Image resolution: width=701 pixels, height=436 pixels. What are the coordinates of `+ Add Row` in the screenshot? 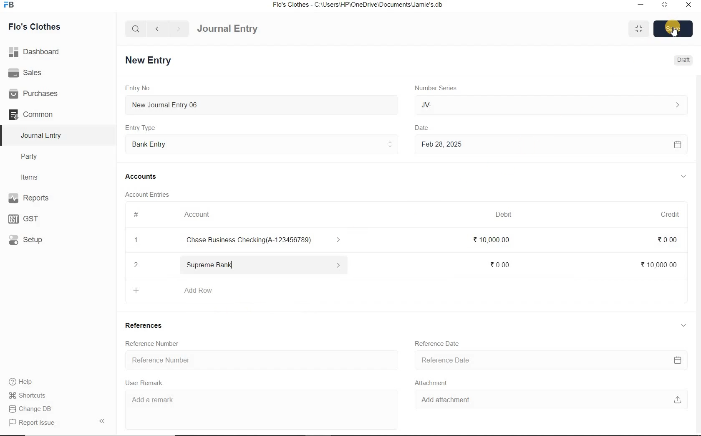 It's located at (179, 291).